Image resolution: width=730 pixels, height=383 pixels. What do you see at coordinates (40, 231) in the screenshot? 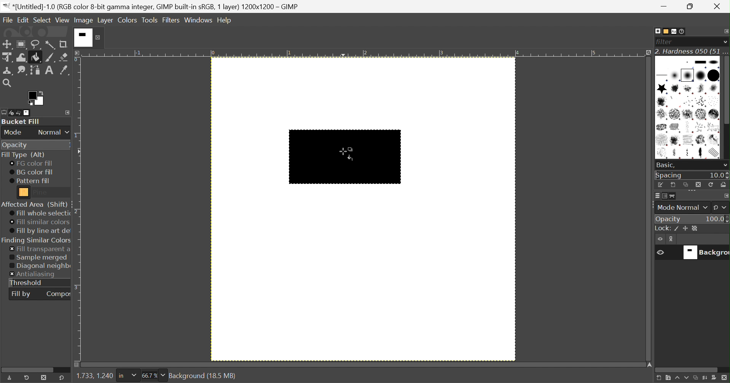
I see `Fill by line art detection` at bounding box center [40, 231].